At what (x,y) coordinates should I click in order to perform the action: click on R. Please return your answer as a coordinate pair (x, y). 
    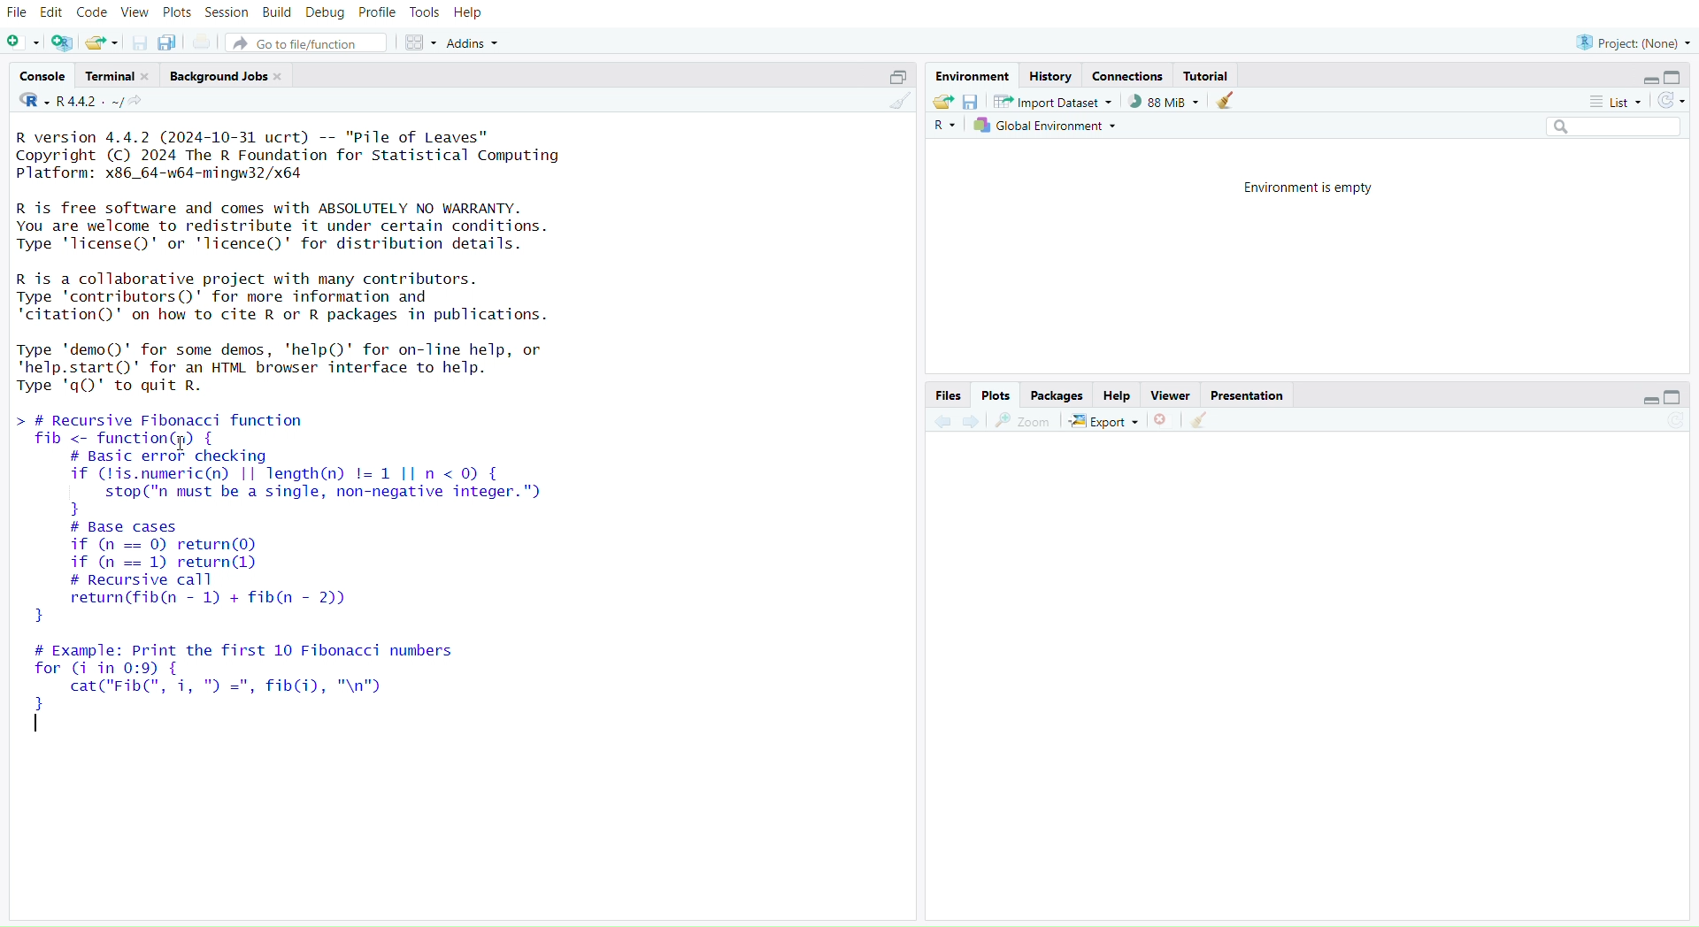
    Looking at the image, I should click on (944, 126).